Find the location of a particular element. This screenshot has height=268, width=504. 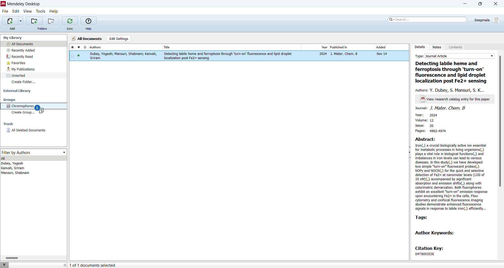

tags is located at coordinates (421, 218).